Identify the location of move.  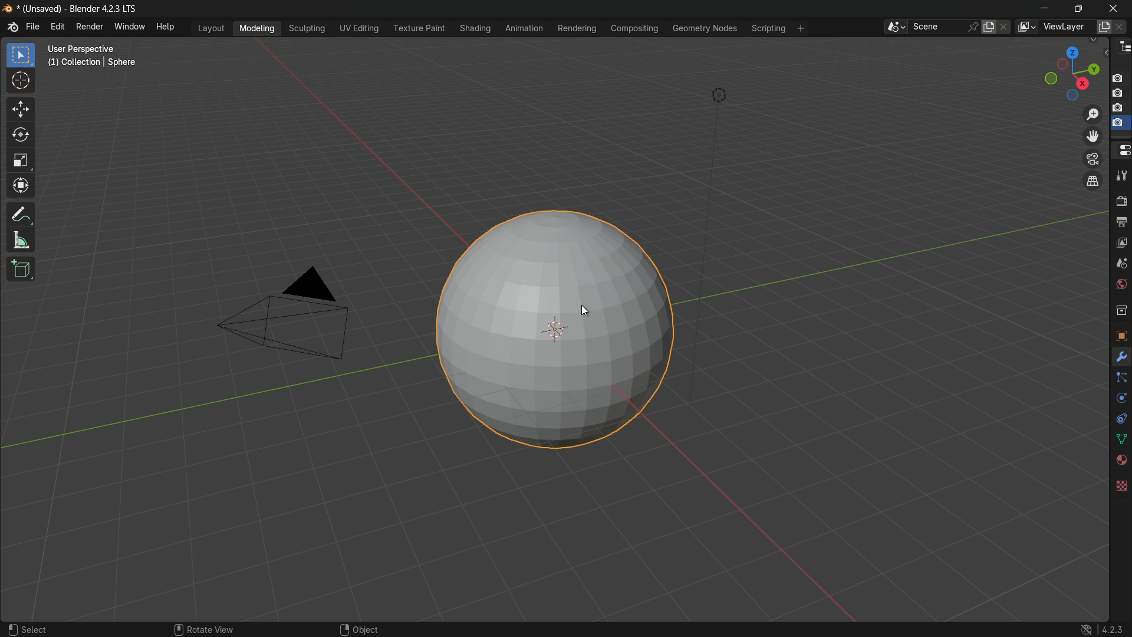
(19, 109).